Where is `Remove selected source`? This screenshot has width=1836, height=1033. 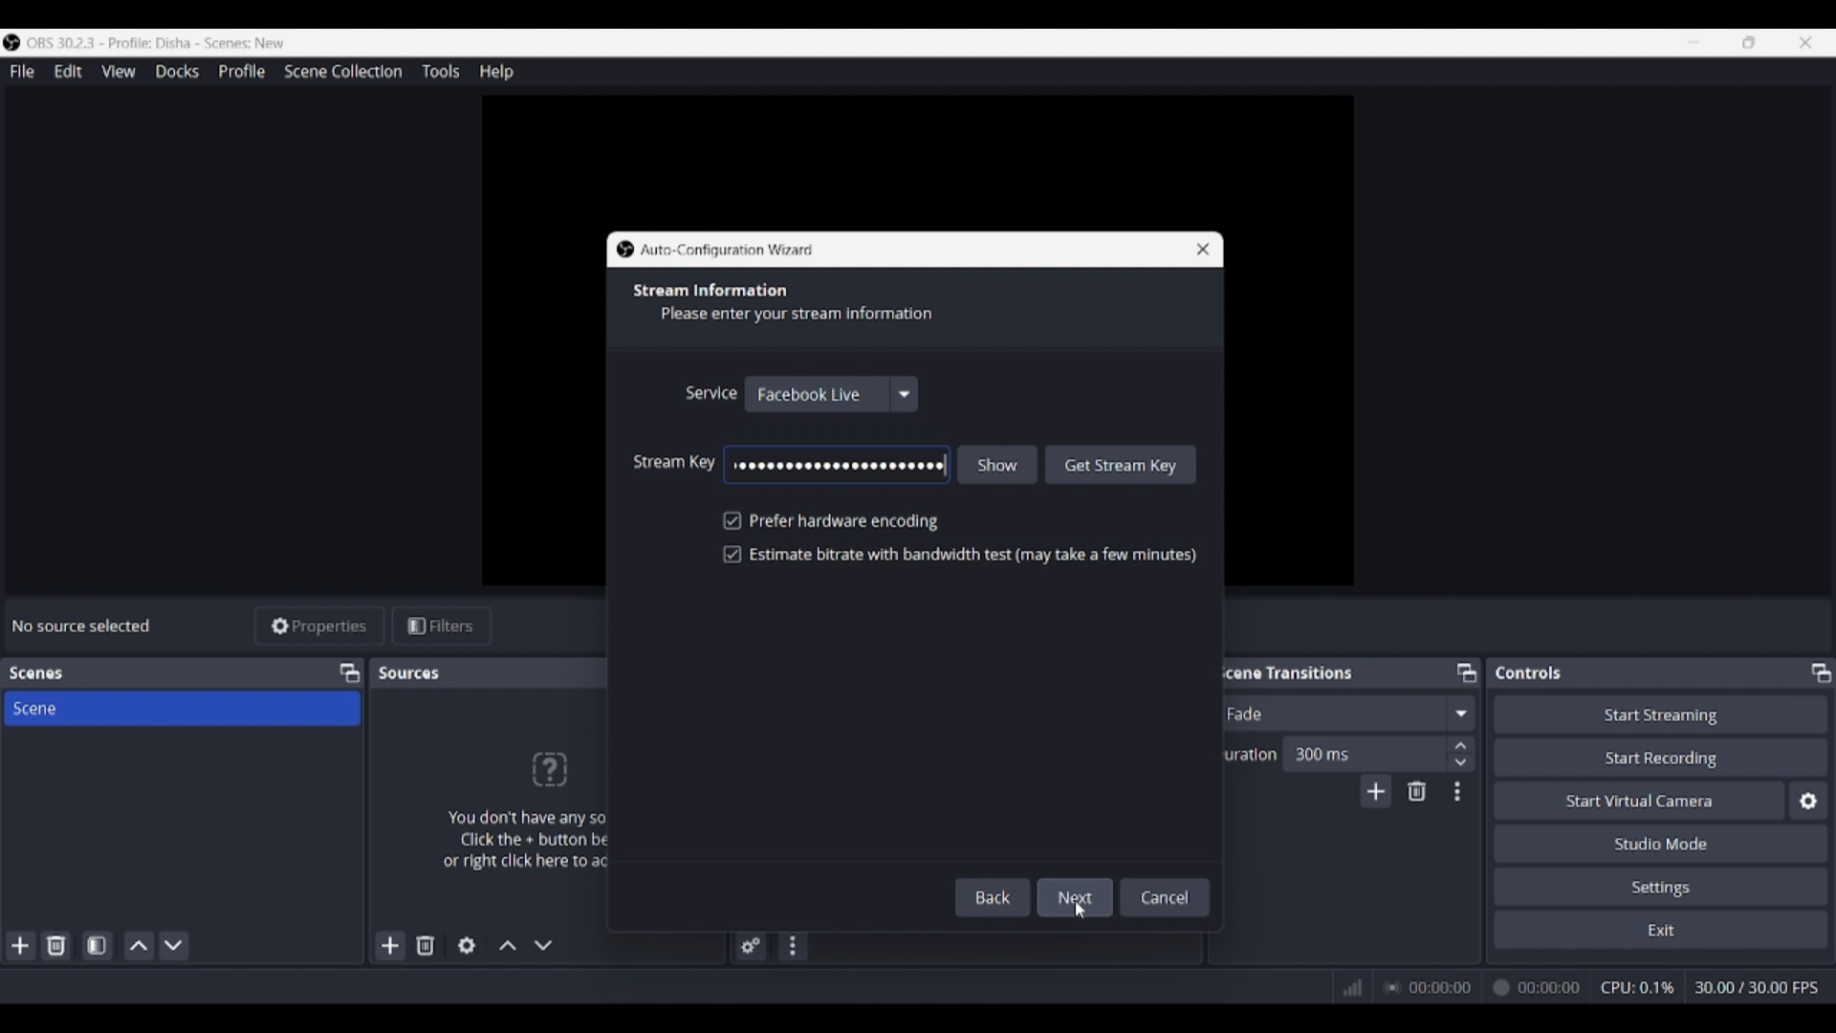
Remove selected source is located at coordinates (426, 945).